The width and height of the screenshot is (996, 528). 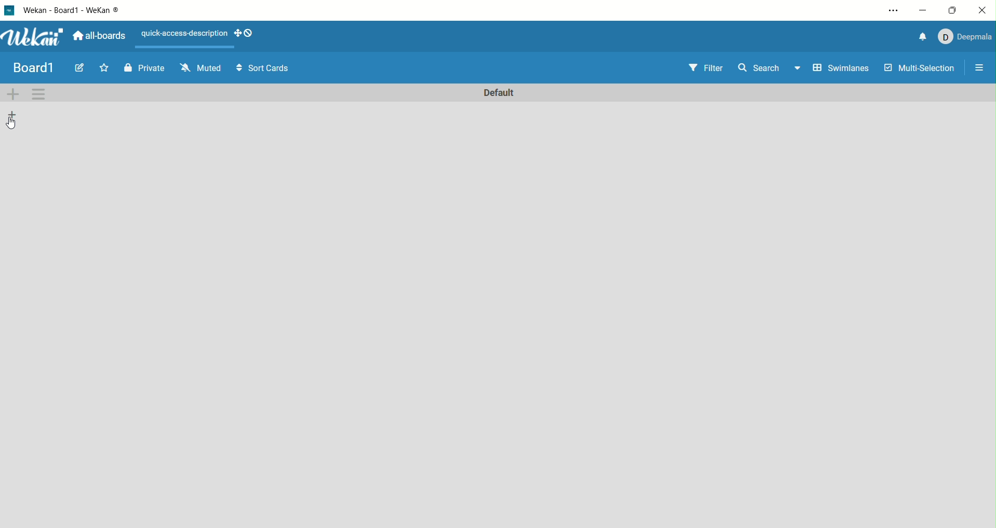 What do you see at coordinates (982, 9) in the screenshot?
I see `close` at bounding box center [982, 9].